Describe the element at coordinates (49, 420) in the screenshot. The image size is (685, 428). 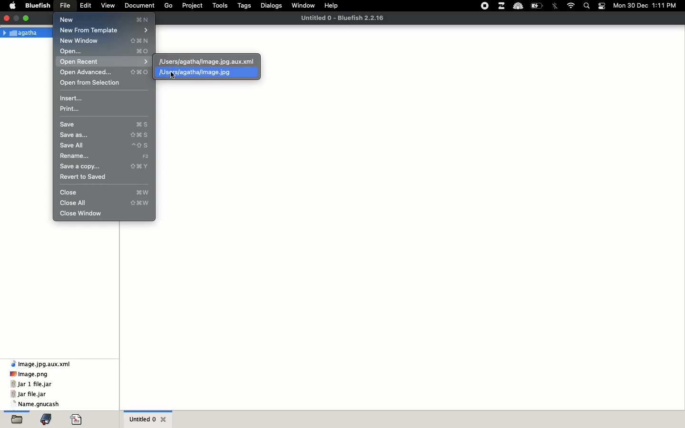
I see `bookmark` at that location.